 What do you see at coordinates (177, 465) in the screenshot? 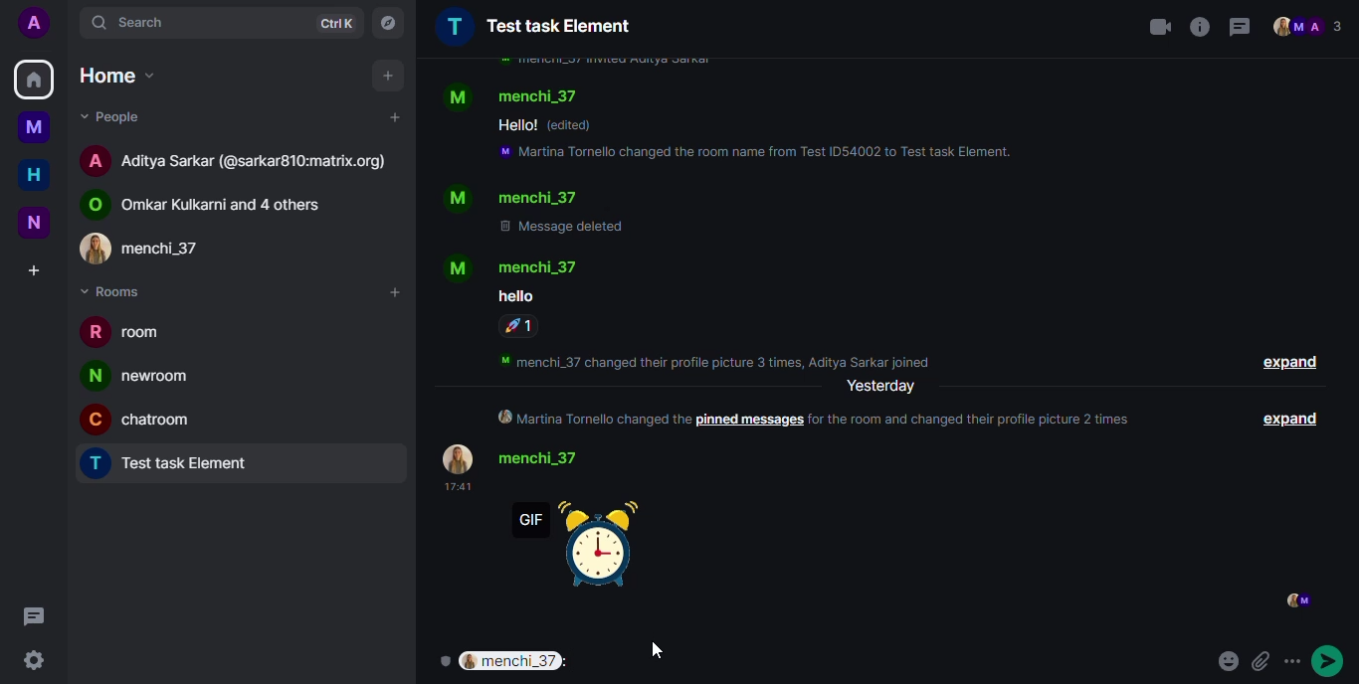
I see `room` at bounding box center [177, 465].